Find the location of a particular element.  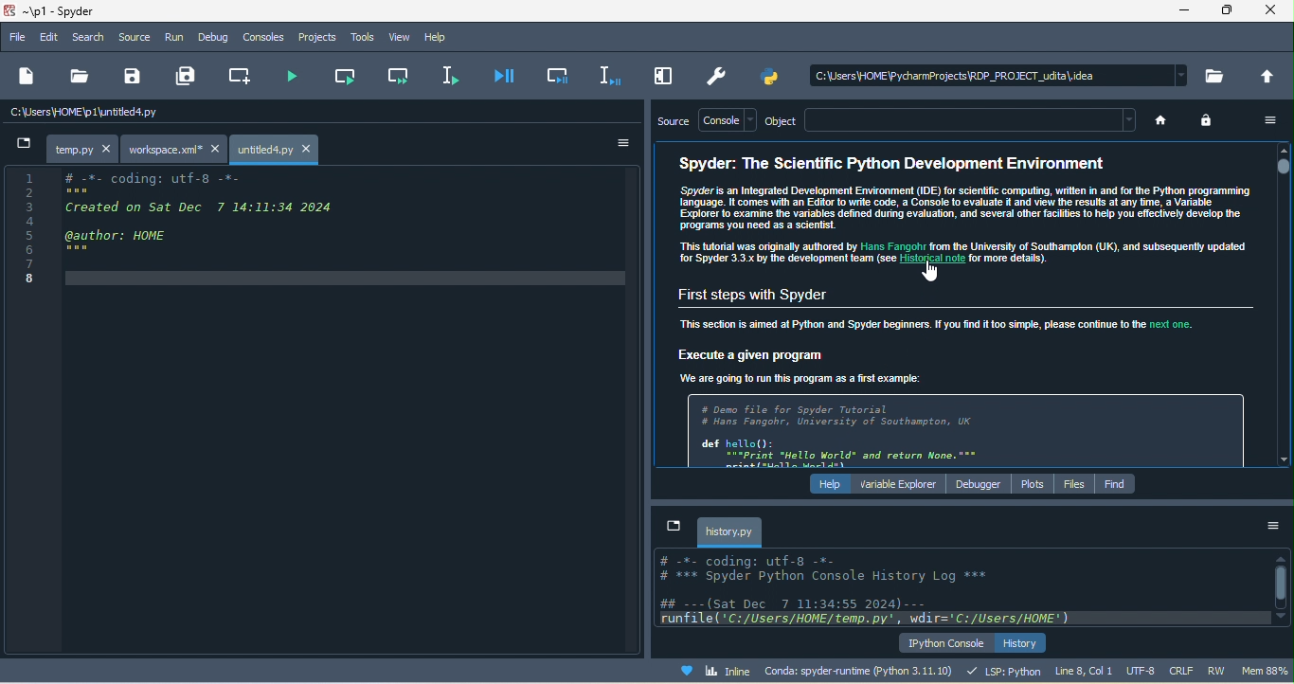

files is located at coordinates (1073, 485).